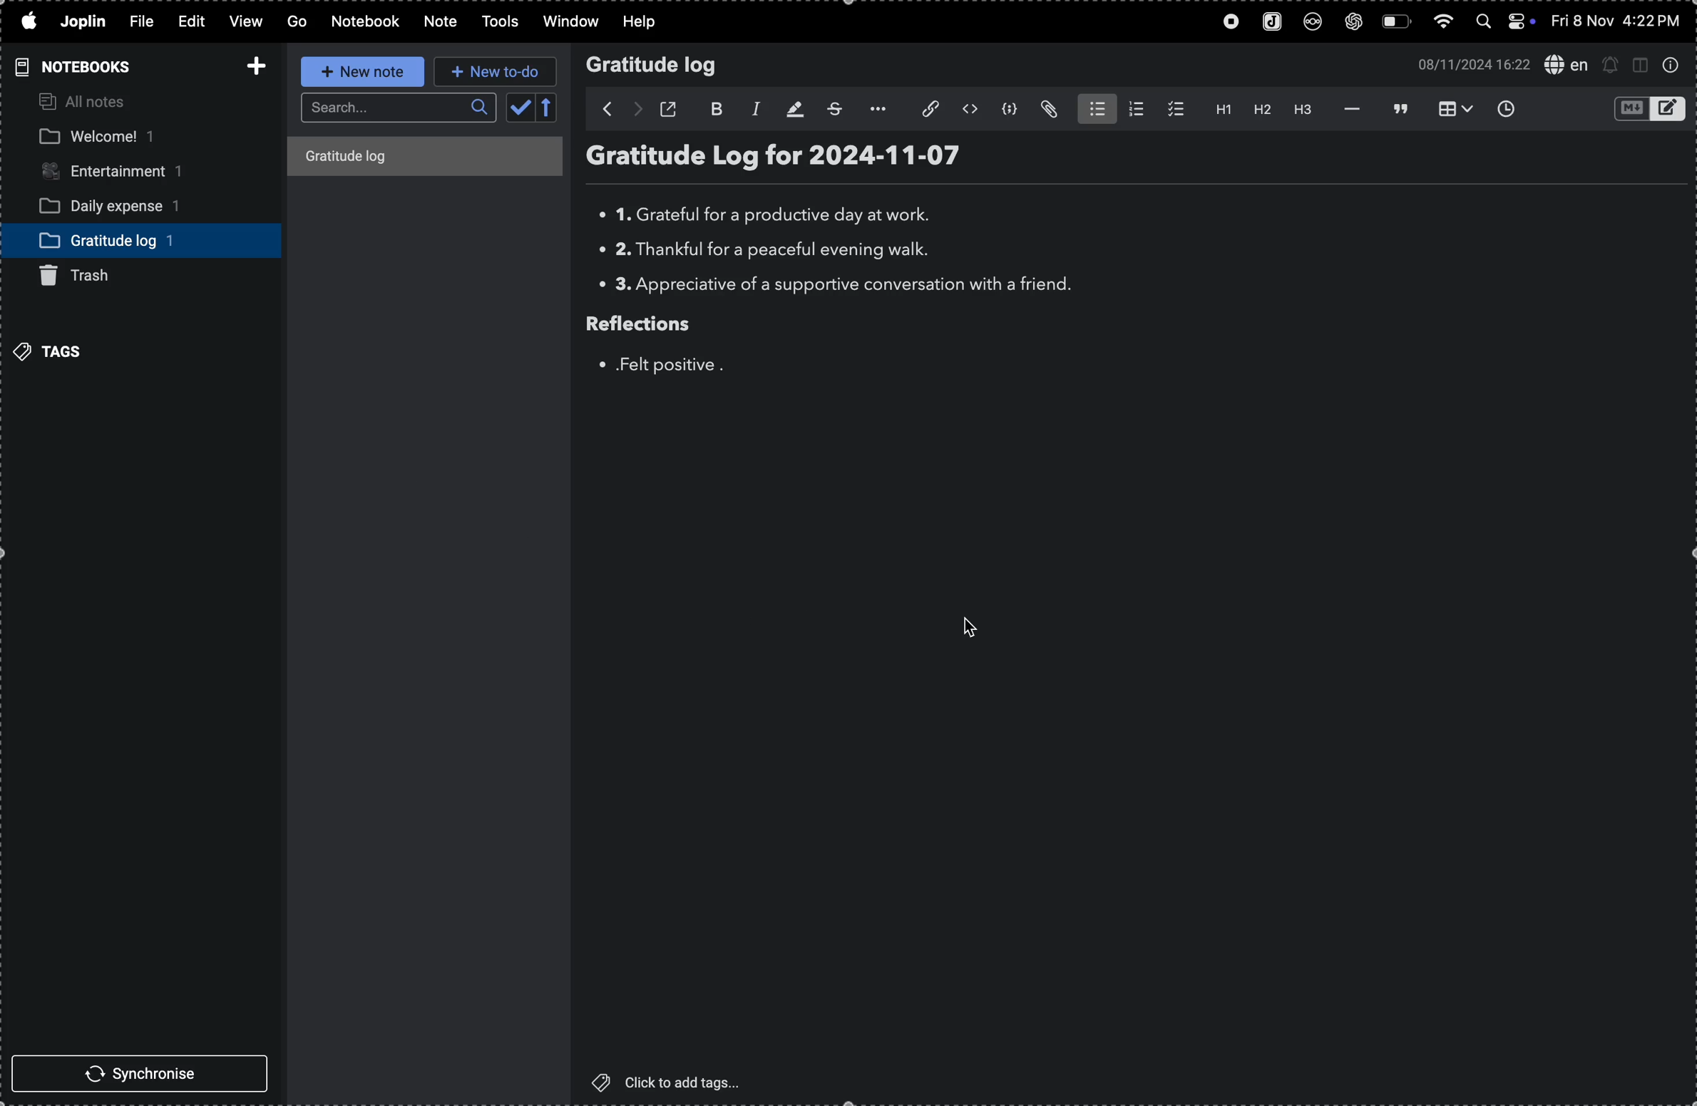 The width and height of the screenshot is (1697, 1106). Describe the element at coordinates (658, 326) in the screenshot. I see `reflection` at that location.